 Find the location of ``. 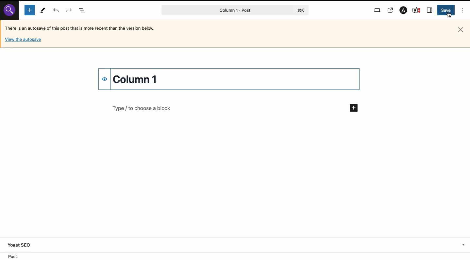

 is located at coordinates (10, 10).